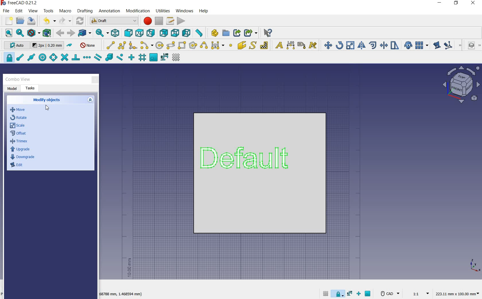 The height and width of the screenshot is (299, 482). I want to click on snap perpendicullar, so click(75, 57).